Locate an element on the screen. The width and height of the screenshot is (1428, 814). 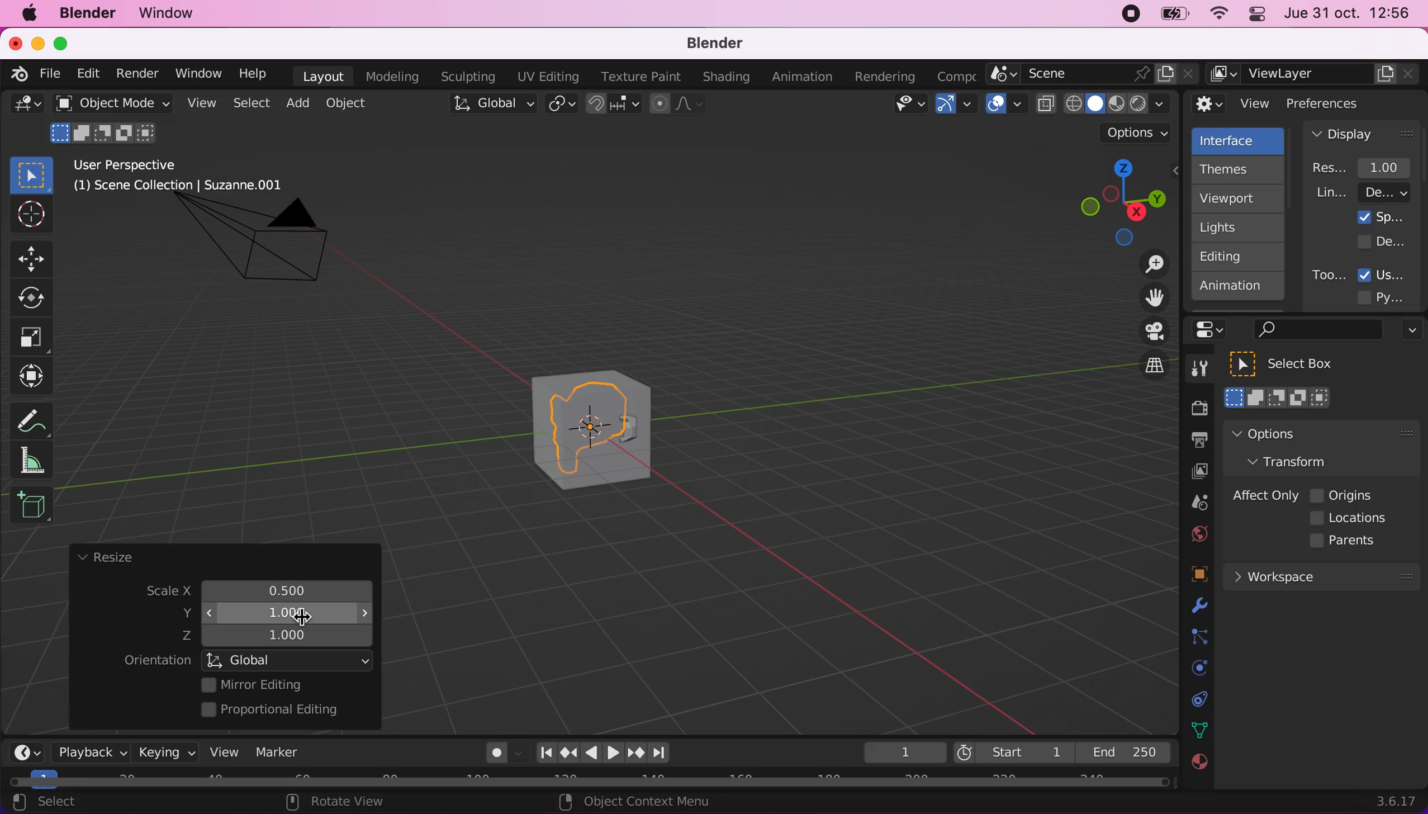
switch the current view is located at coordinates (1142, 375).